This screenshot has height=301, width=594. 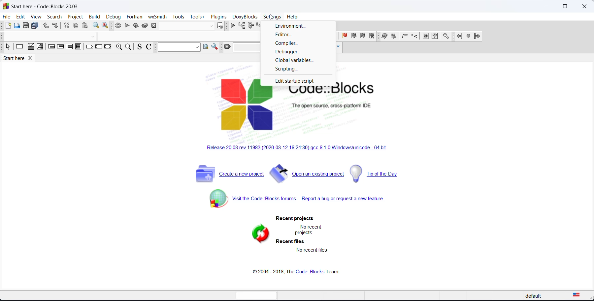 I want to click on continue instruction, so click(x=99, y=46).